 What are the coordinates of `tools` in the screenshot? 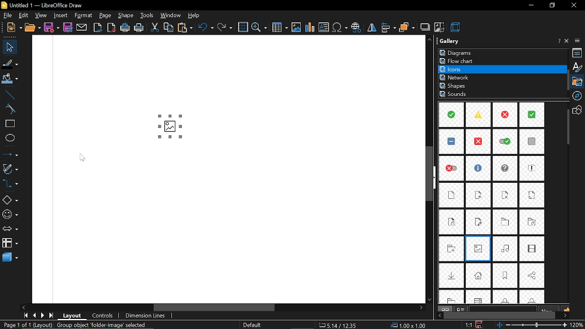 It's located at (147, 16).